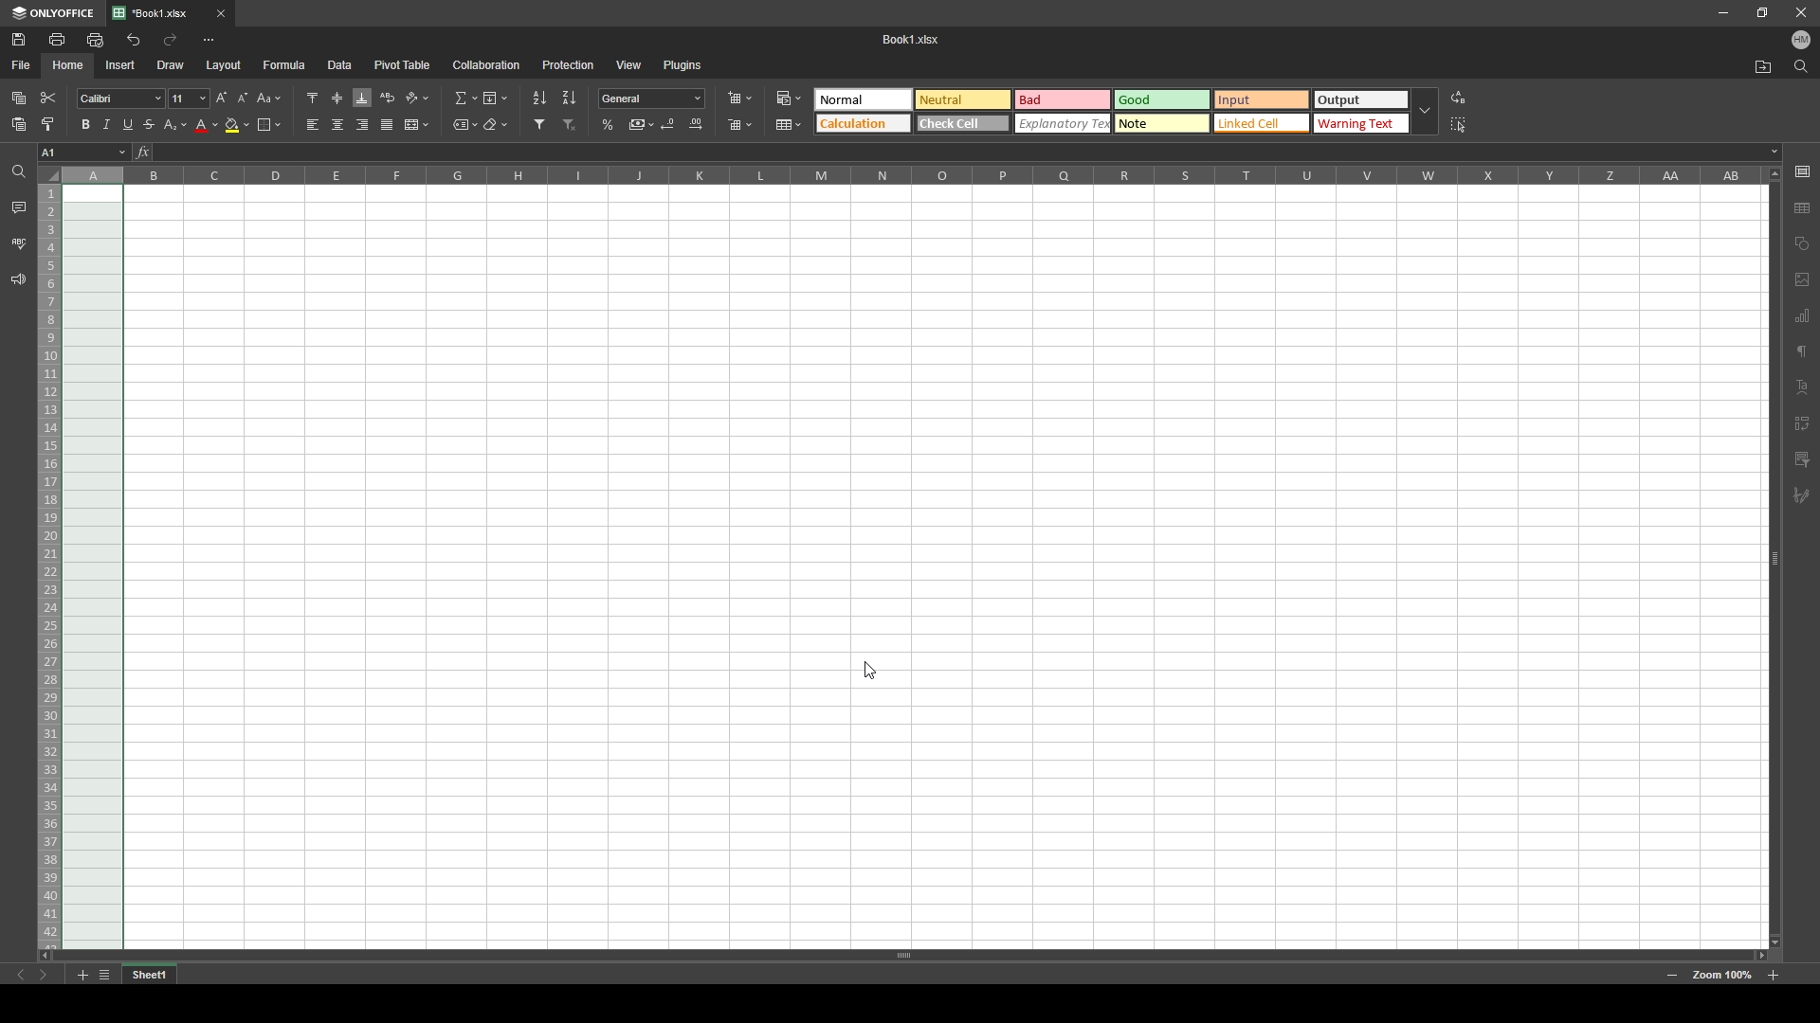  What do you see at coordinates (69, 65) in the screenshot?
I see `home` at bounding box center [69, 65].